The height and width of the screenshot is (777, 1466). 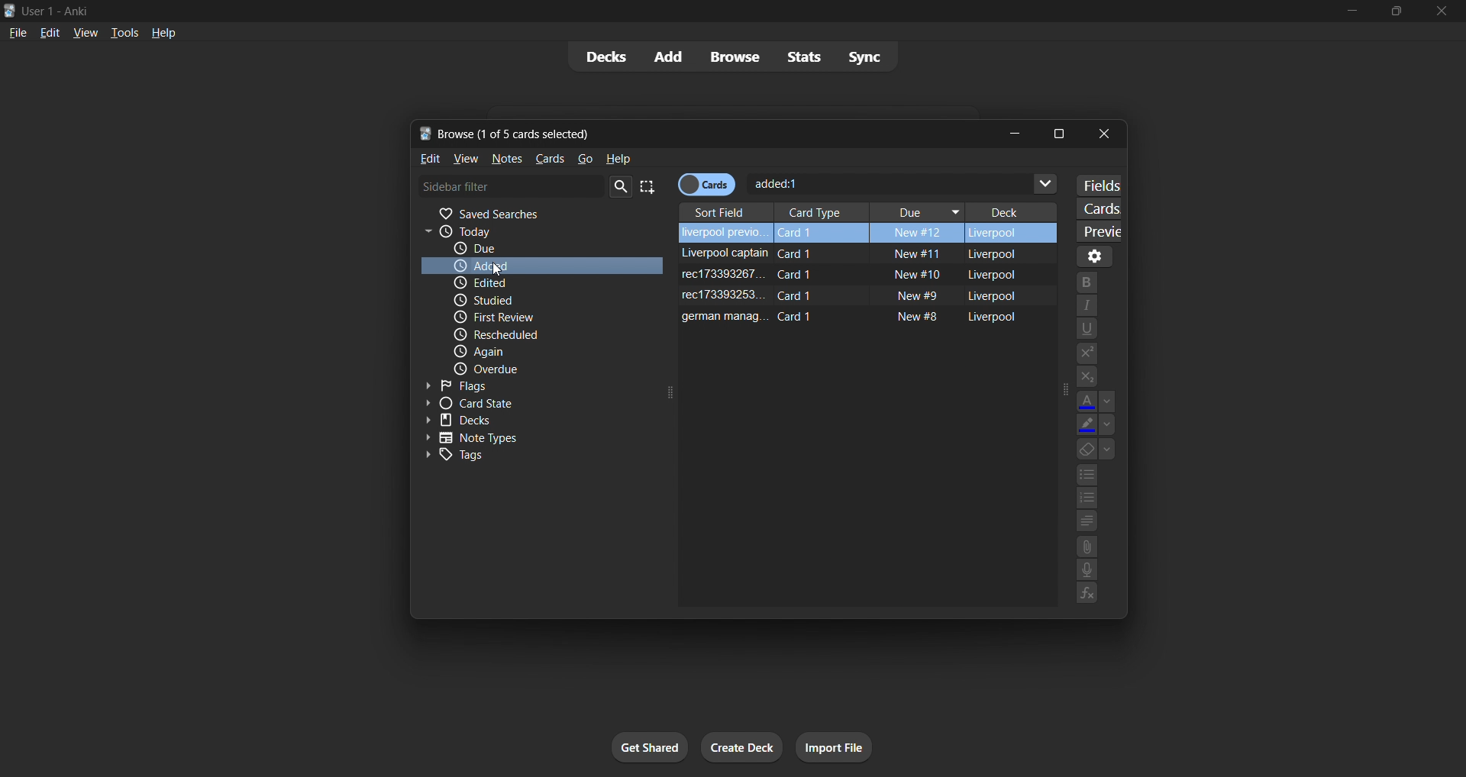 What do you see at coordinates (1064, 132) in the screenshot?
I see `maximize` at bounding box center [1064, 132].